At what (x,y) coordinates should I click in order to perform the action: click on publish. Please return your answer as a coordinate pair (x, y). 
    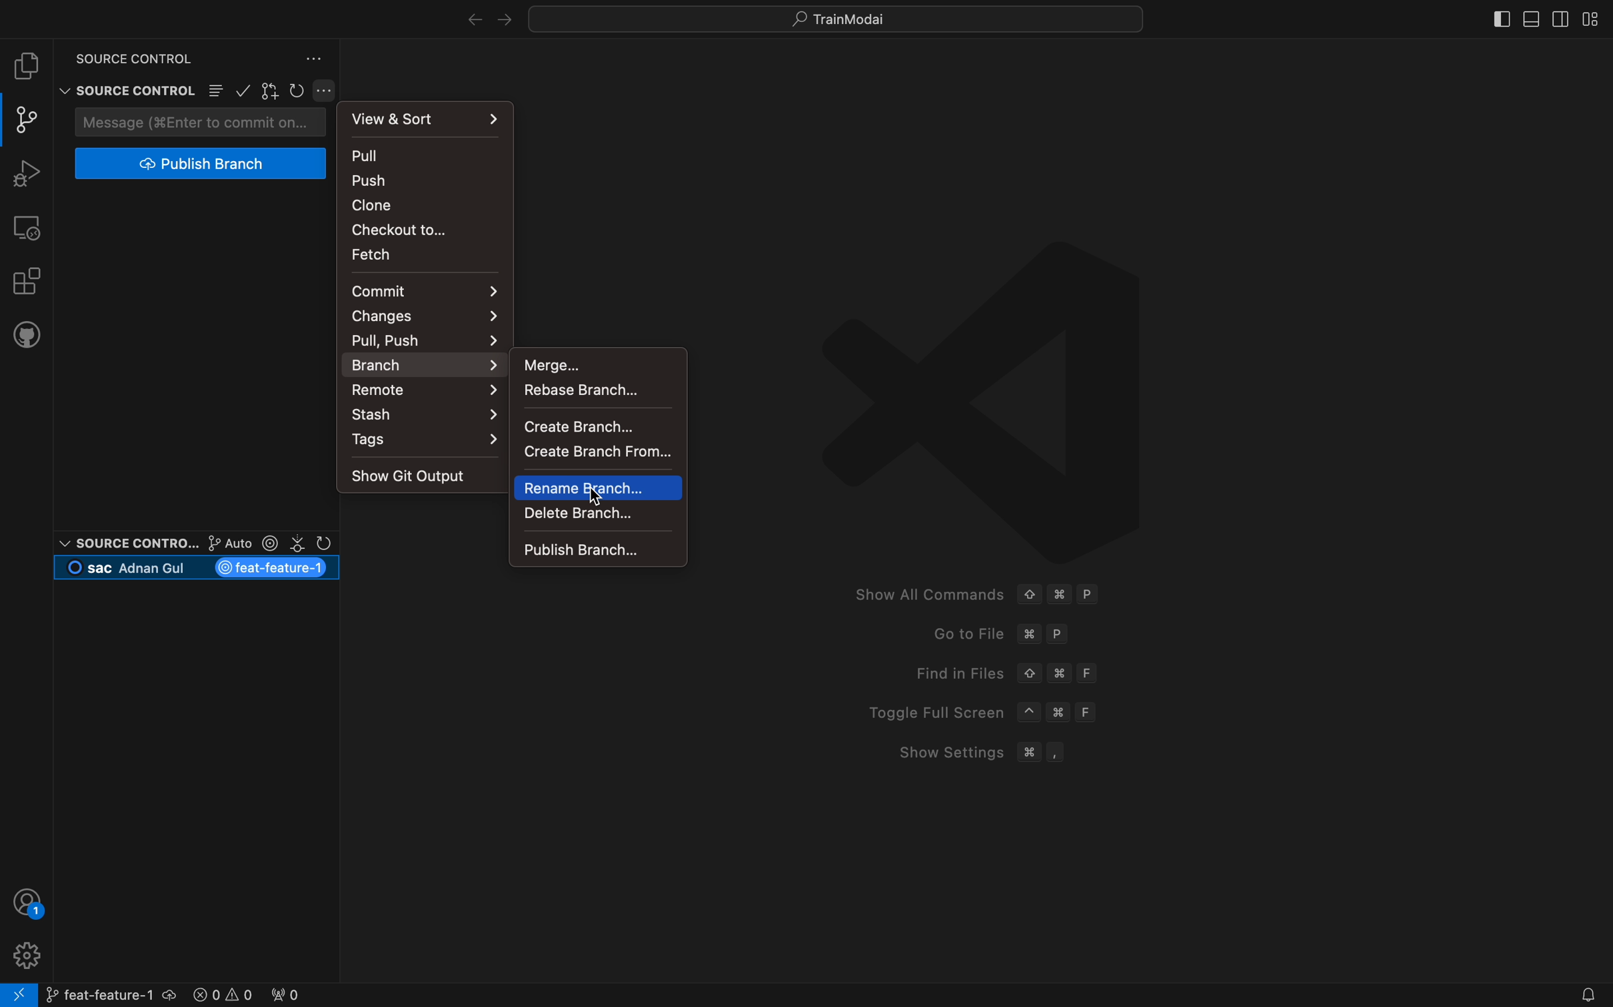
    Looking at the image, I should click on (601, 547).